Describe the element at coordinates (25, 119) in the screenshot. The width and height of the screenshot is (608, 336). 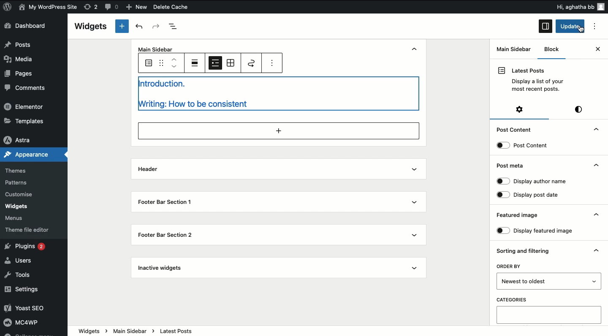
I see `»Templates` at that location.